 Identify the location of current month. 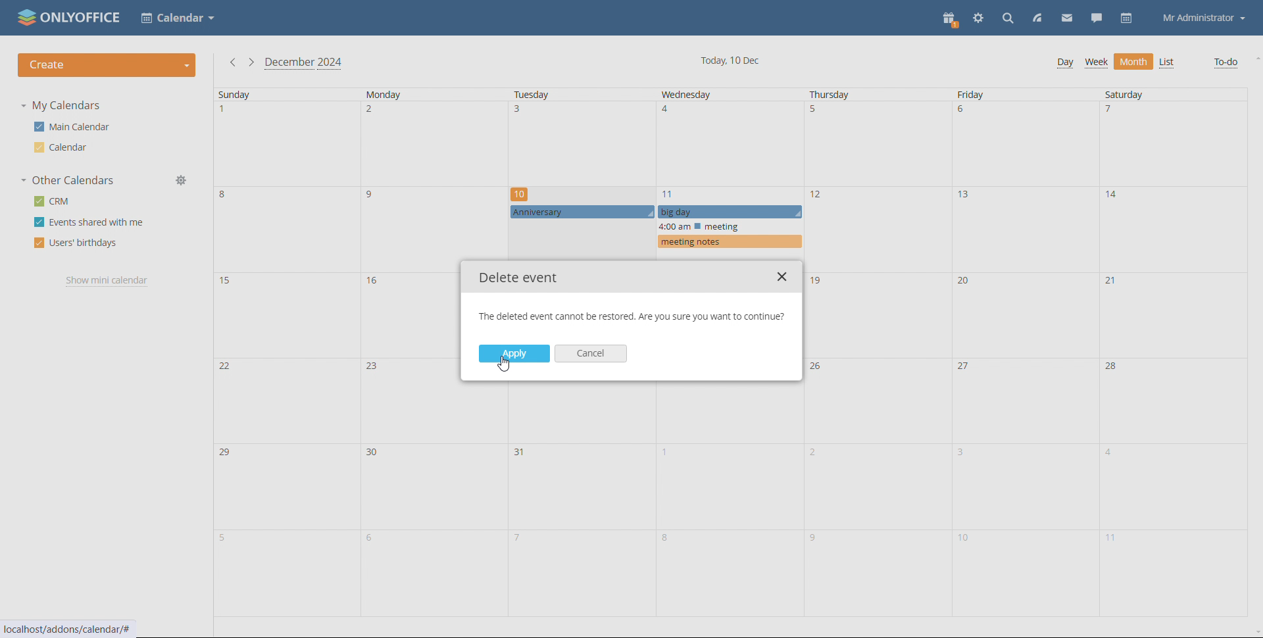
(303, 64).